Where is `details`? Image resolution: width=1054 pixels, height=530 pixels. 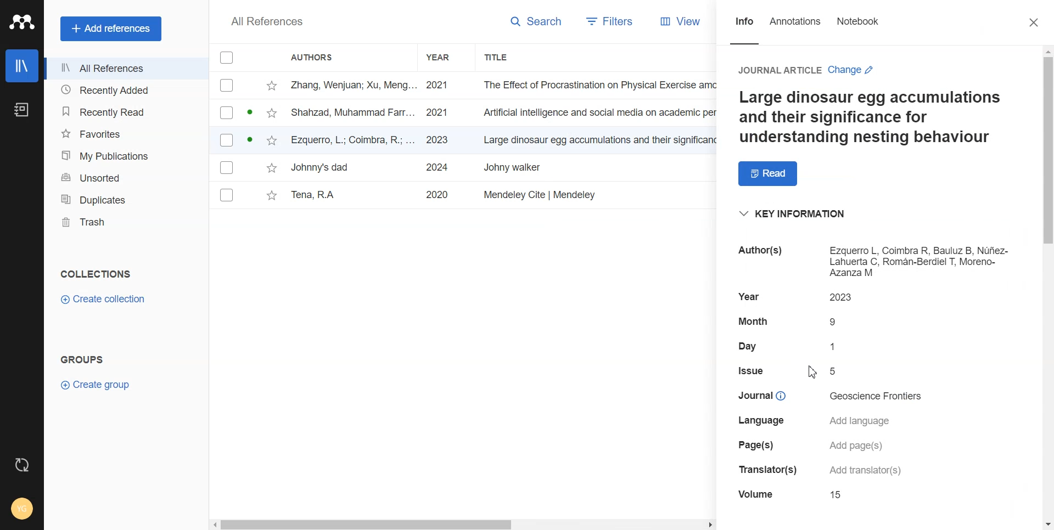
details is located at coordinates (763, 395).